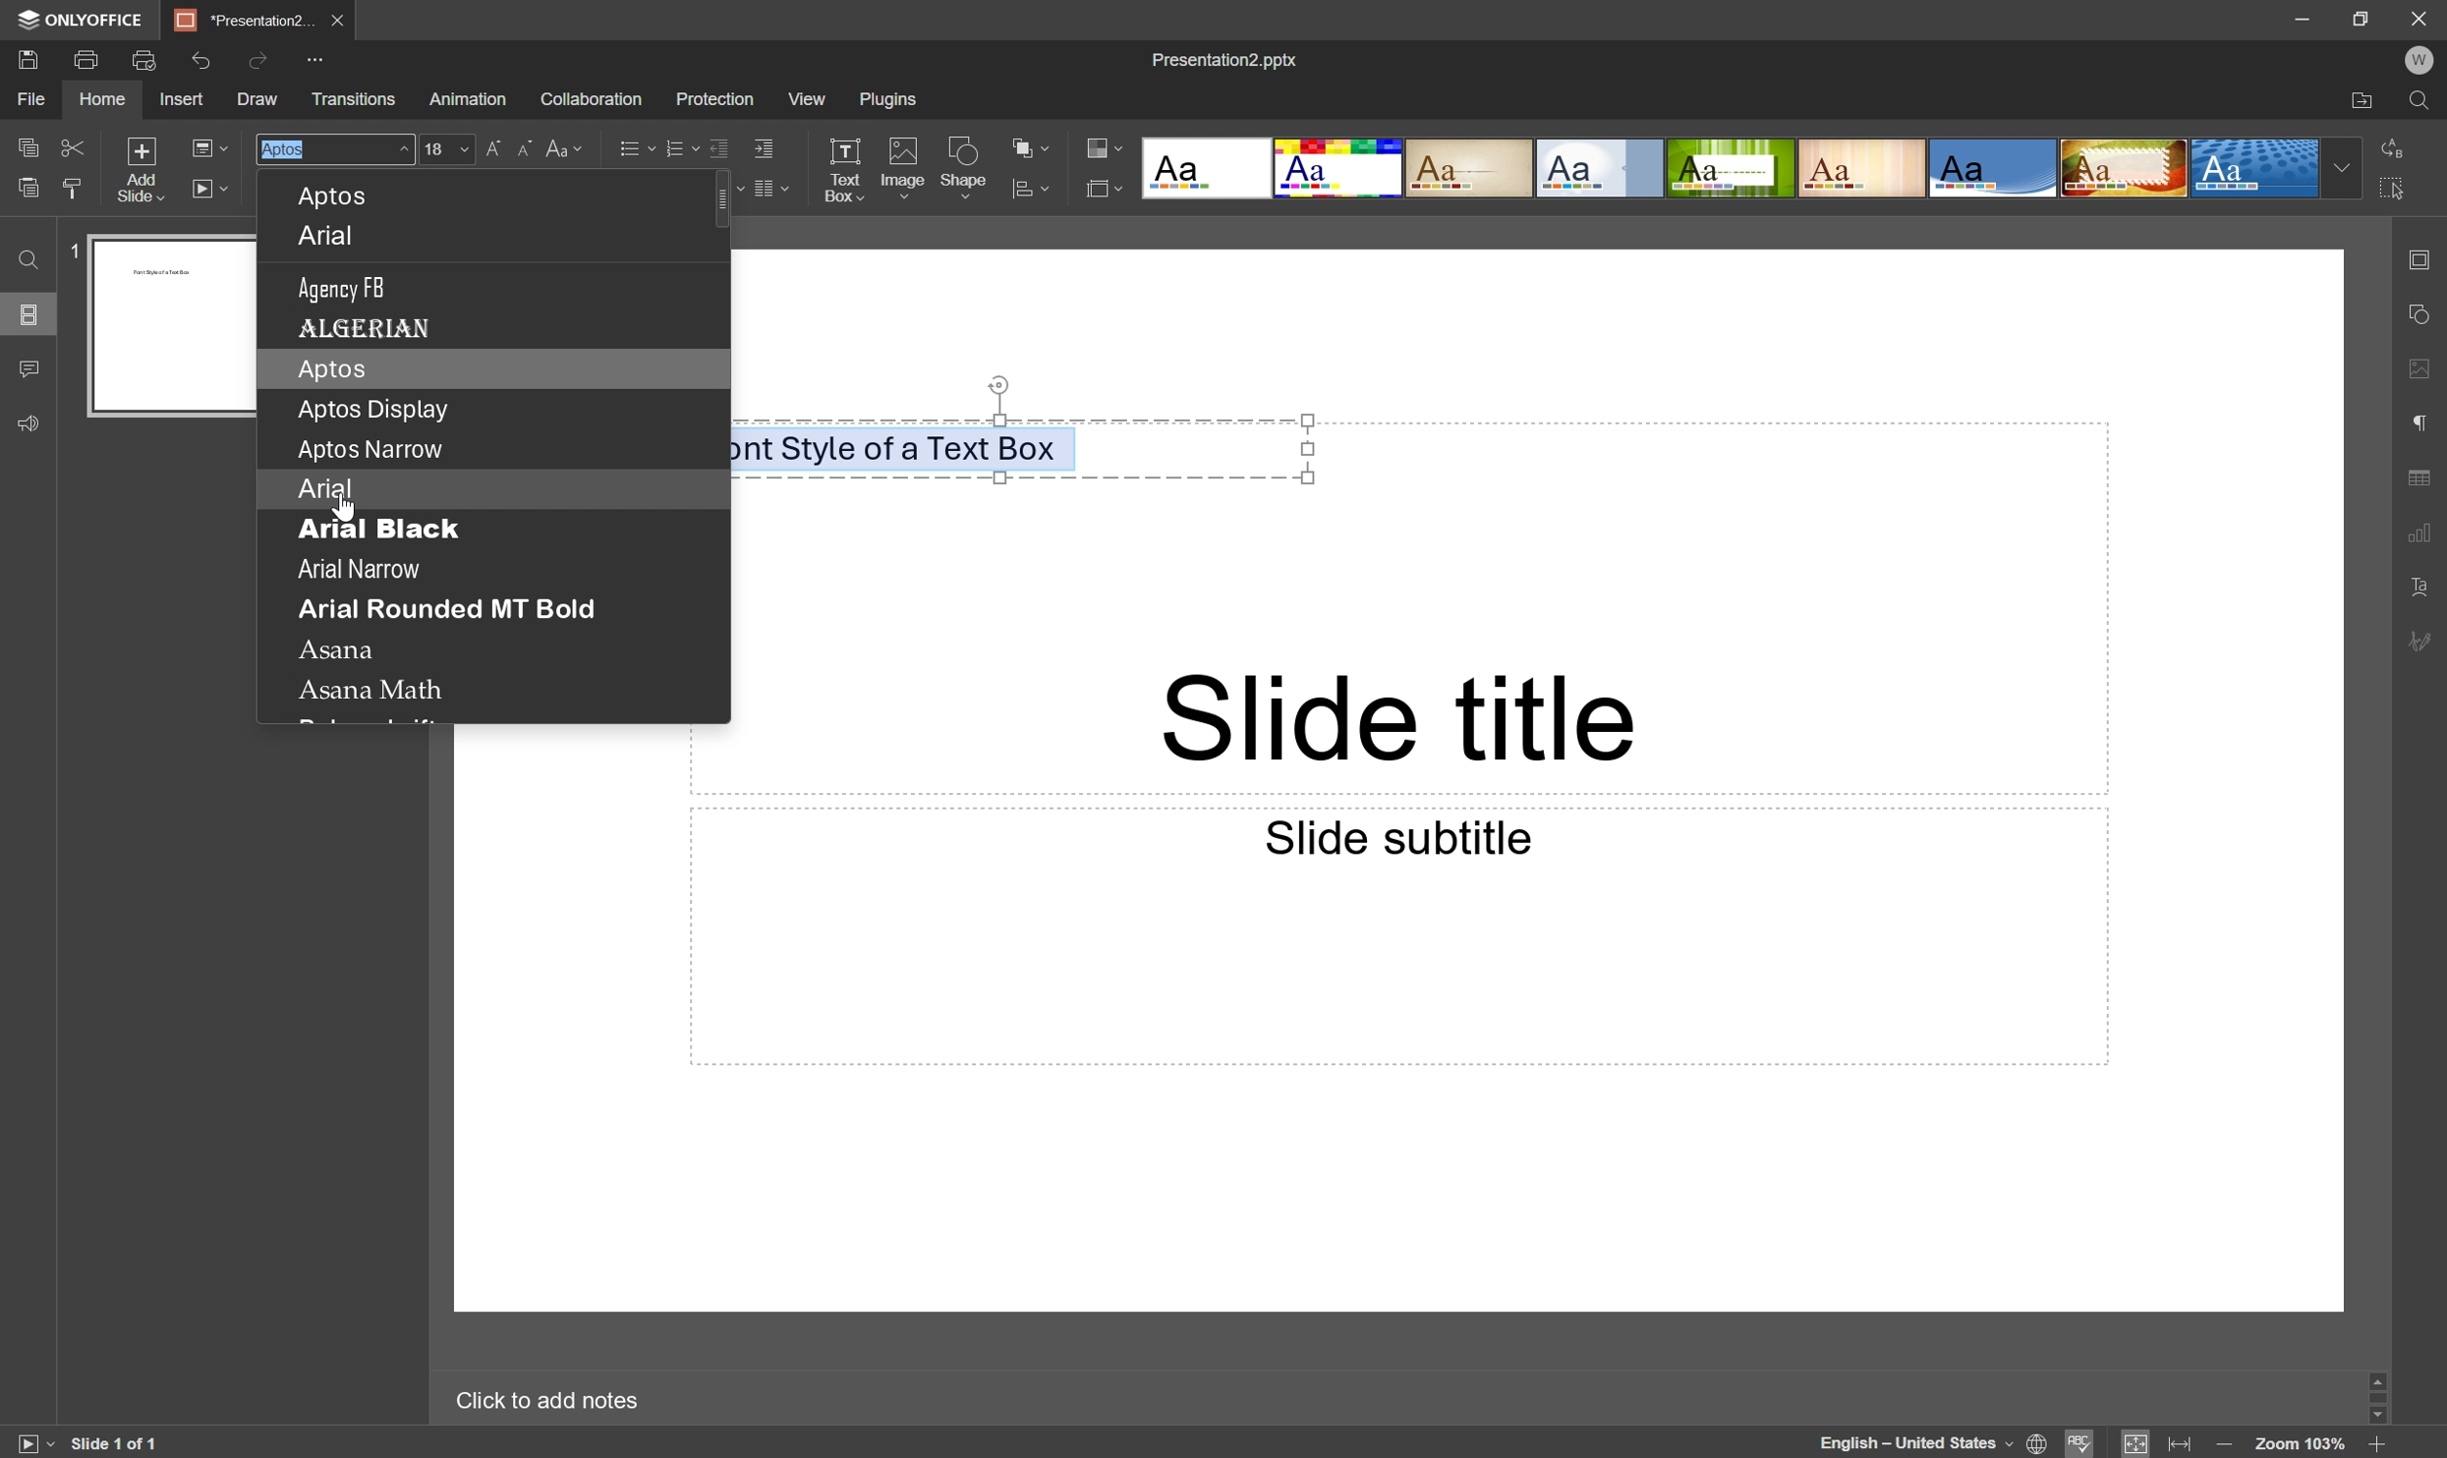 Image resolution: width=2447 pixels, height=1458 pixels. What do you see at coordinates (1105, 148) in the screenshot?
I see `Change color theme` at bounding box center [1105, 148].